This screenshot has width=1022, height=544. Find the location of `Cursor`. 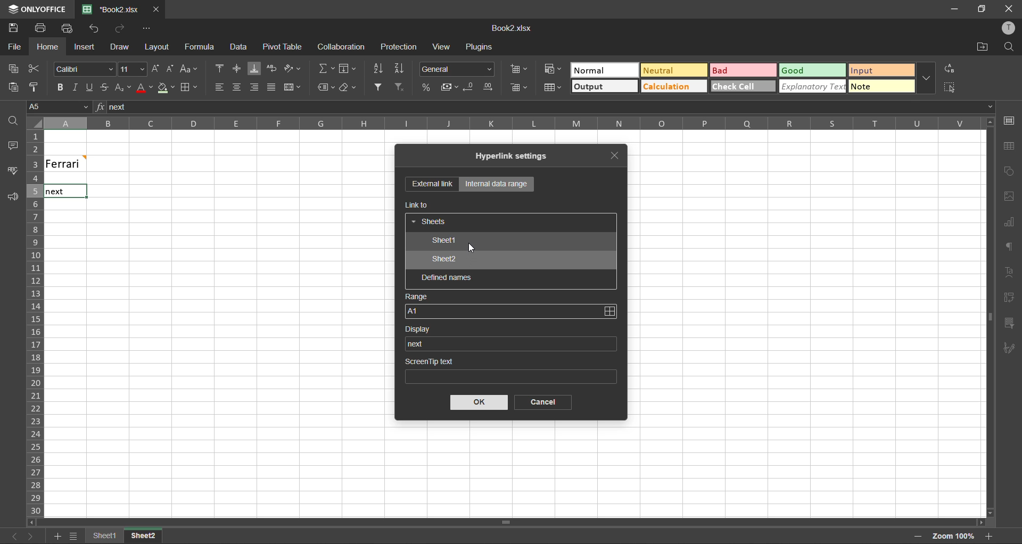

Cursor is located at coordinates (475, 248).